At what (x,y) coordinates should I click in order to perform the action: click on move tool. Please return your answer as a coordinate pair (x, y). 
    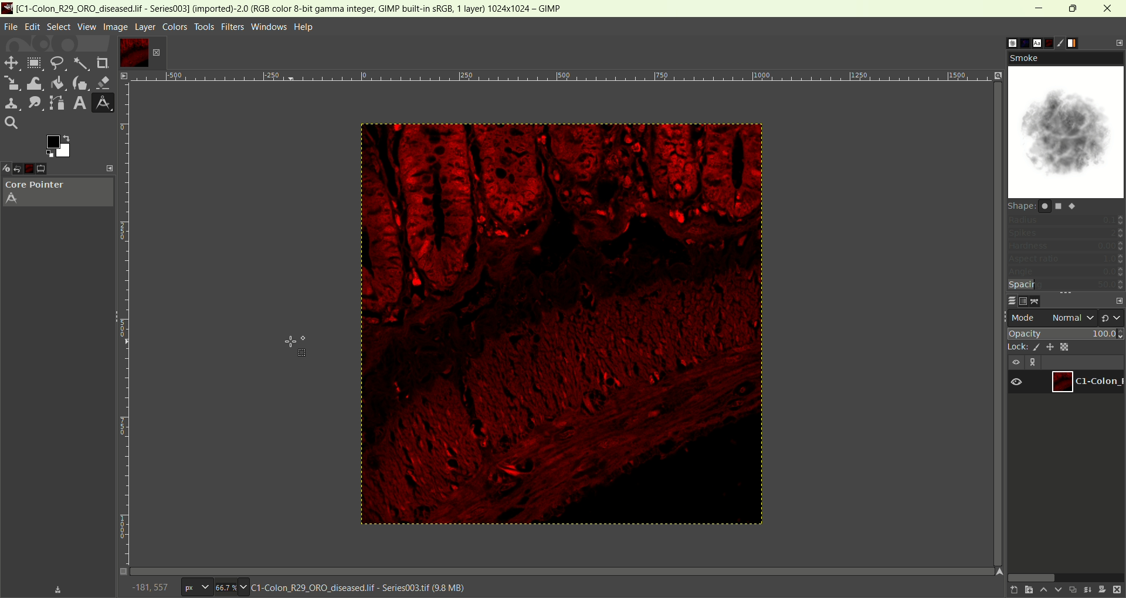
    Looking at the image, I should click on (10, 62).